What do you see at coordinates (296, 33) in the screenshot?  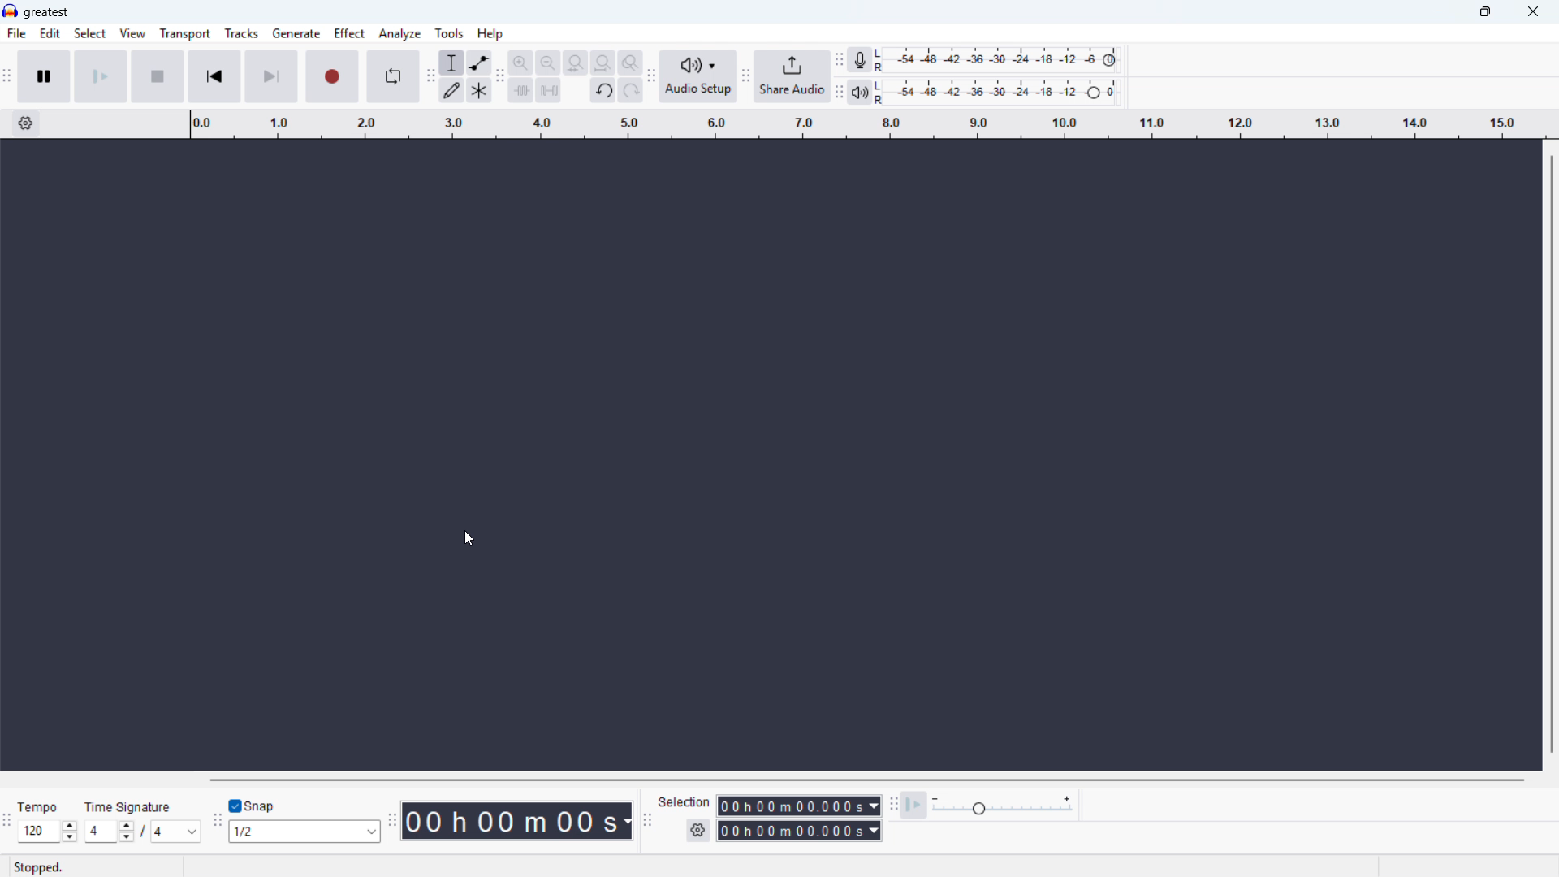 I see `Generate ` at bounding box center [296, 33].